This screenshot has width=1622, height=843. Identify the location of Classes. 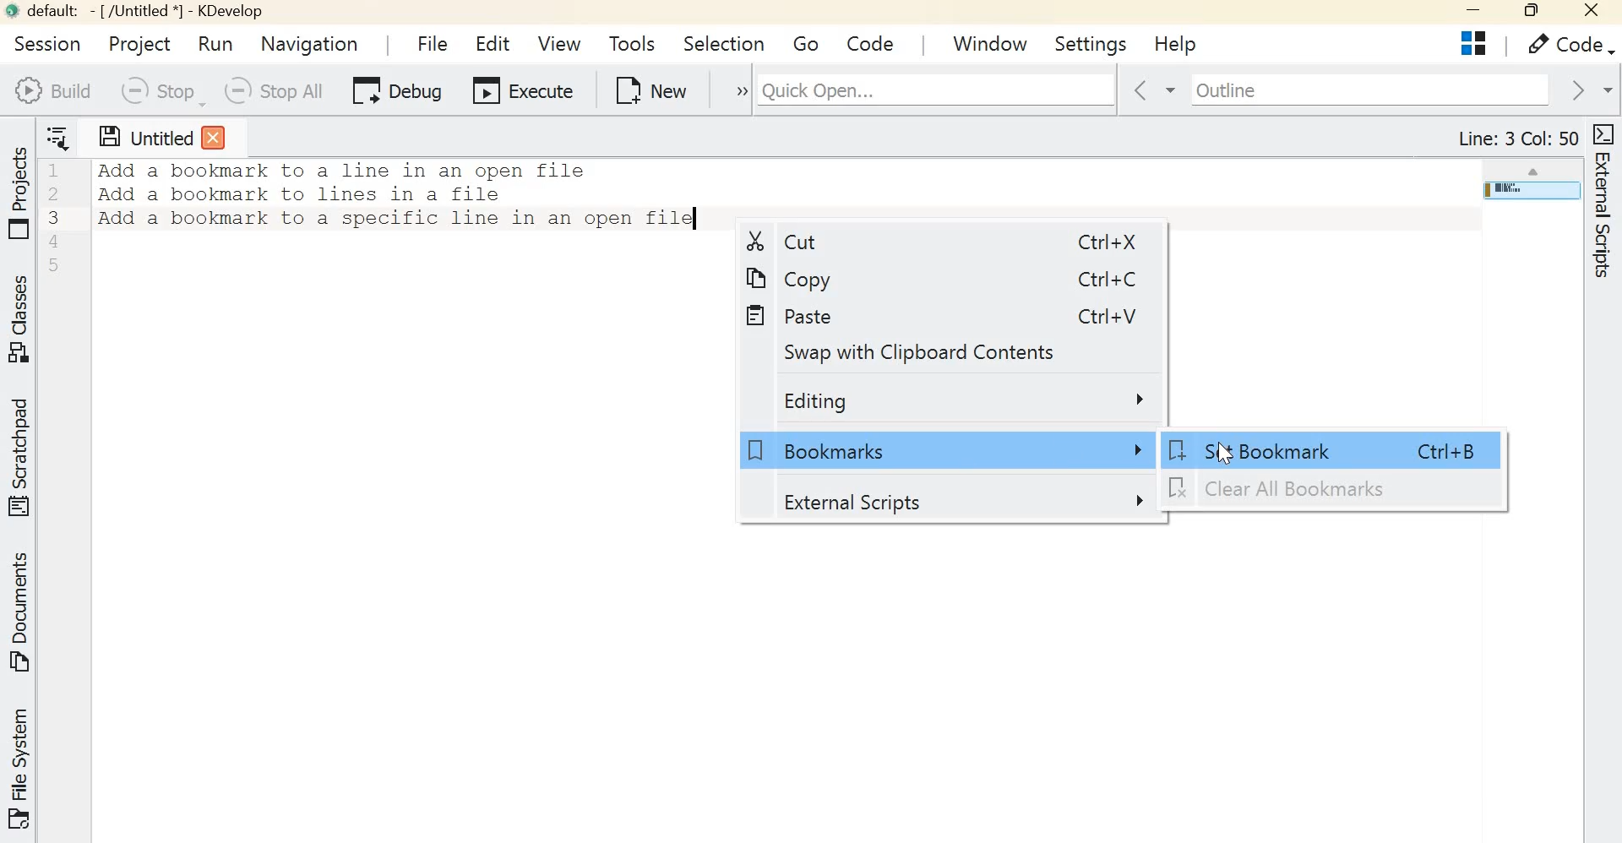
(22, 321).